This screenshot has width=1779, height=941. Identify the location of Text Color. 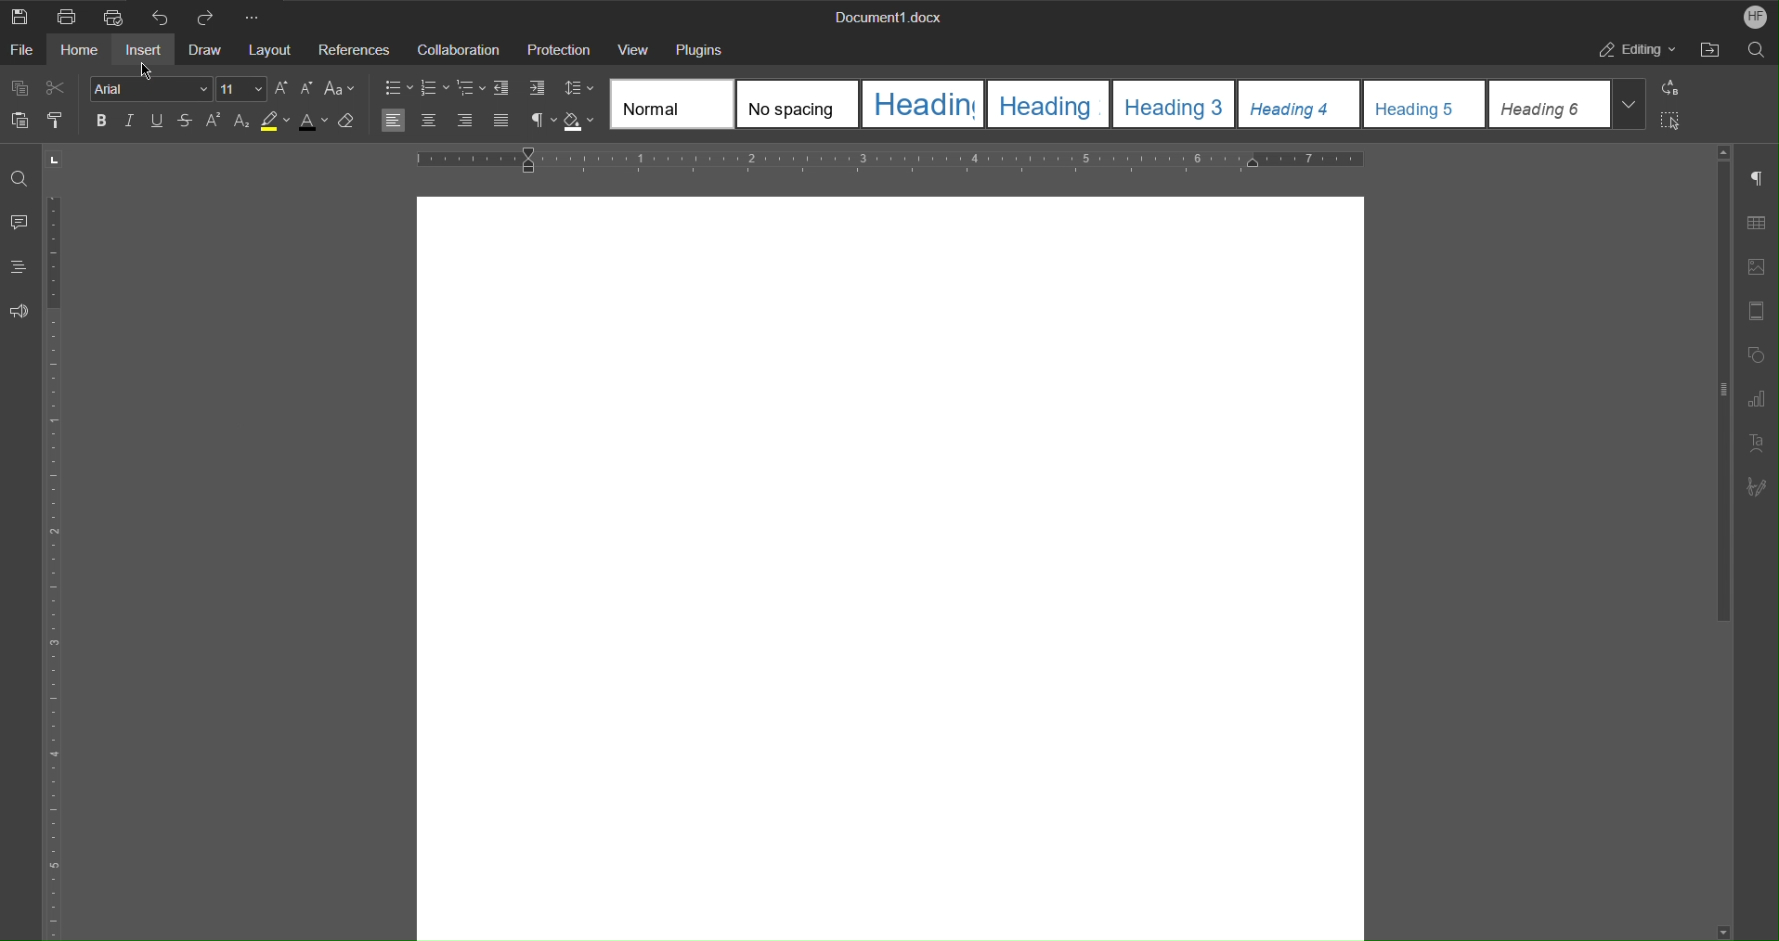
(312, 122).